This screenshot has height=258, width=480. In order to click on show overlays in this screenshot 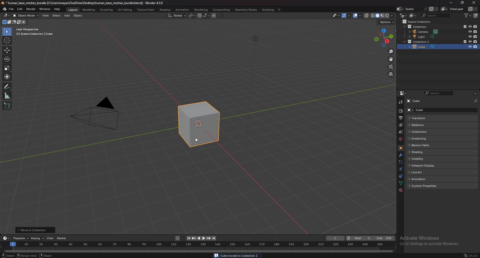, I will do `click(358, 15)`.